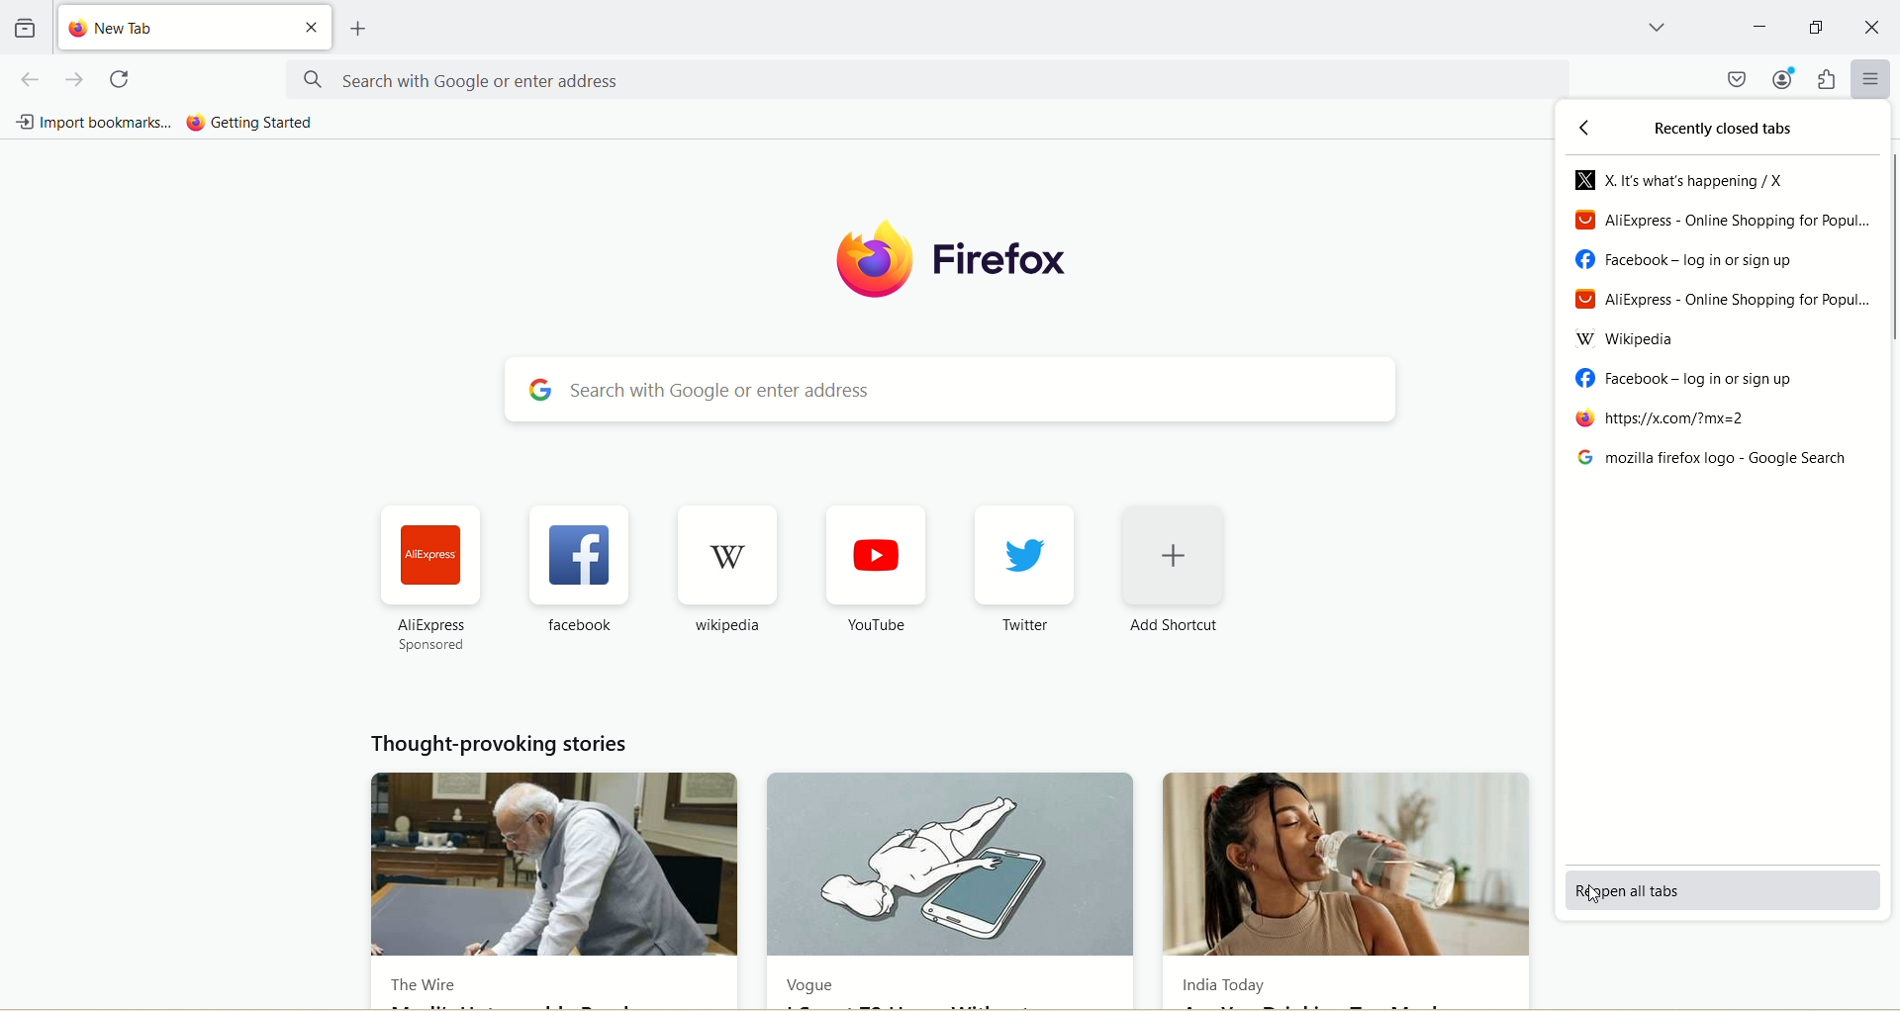 Image resolution: width=1900 pixels, height=1011 pixels. What do you see at coordinates (727, 556) in the screenshot?
I see `wikipedia` at bounding box center [727, 556].